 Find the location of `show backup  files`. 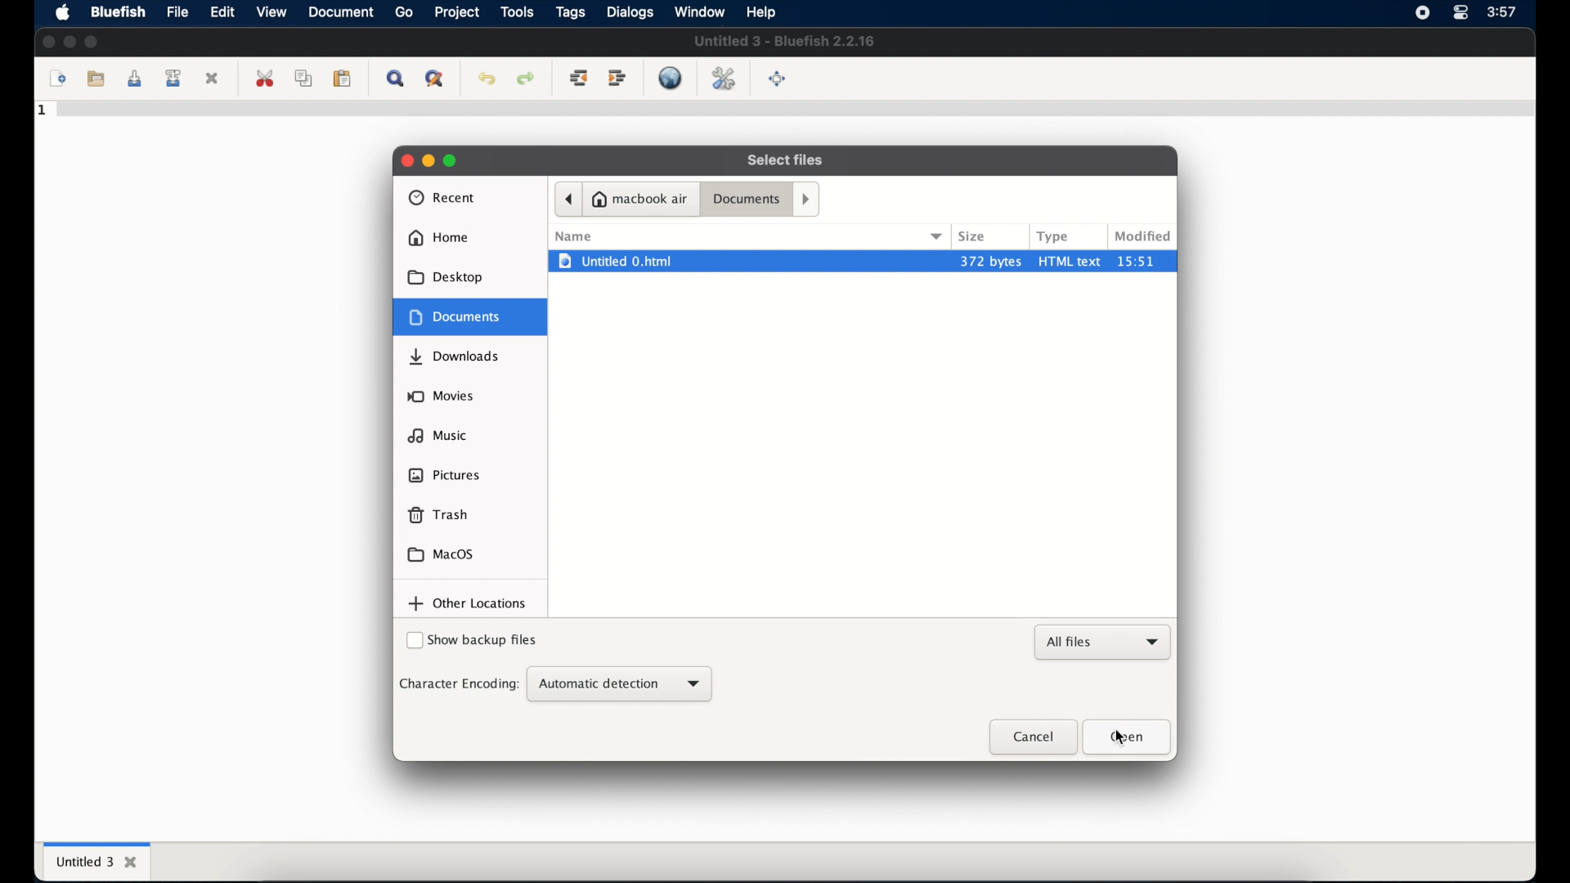

show backup  files is located at coordinates (472, 642).